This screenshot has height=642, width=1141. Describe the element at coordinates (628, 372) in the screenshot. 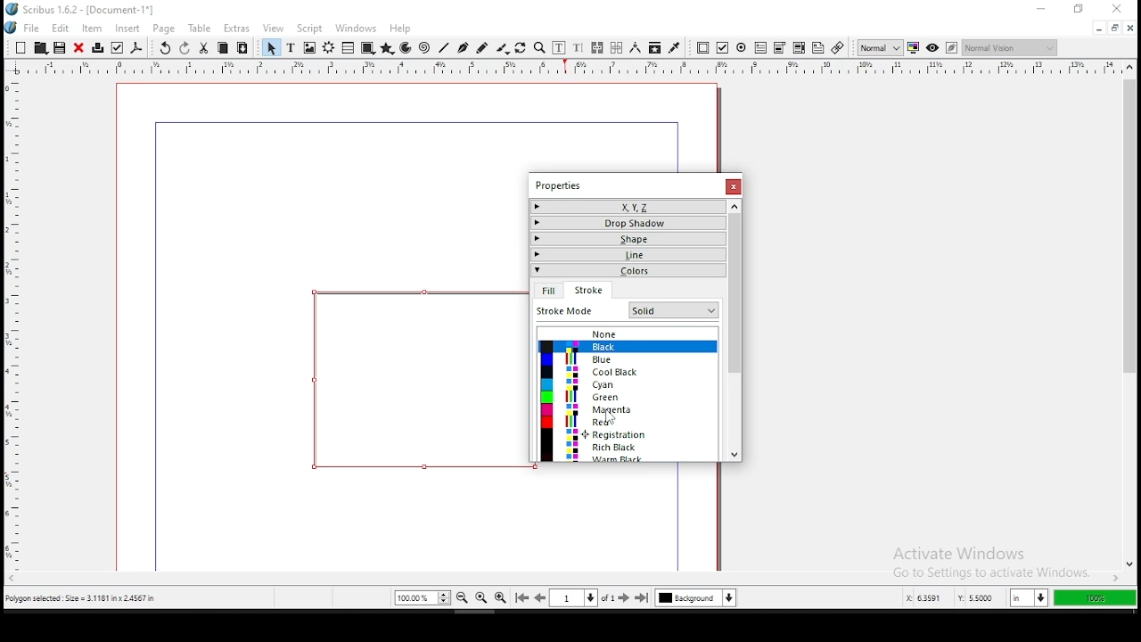

I see `cool black` at that location.